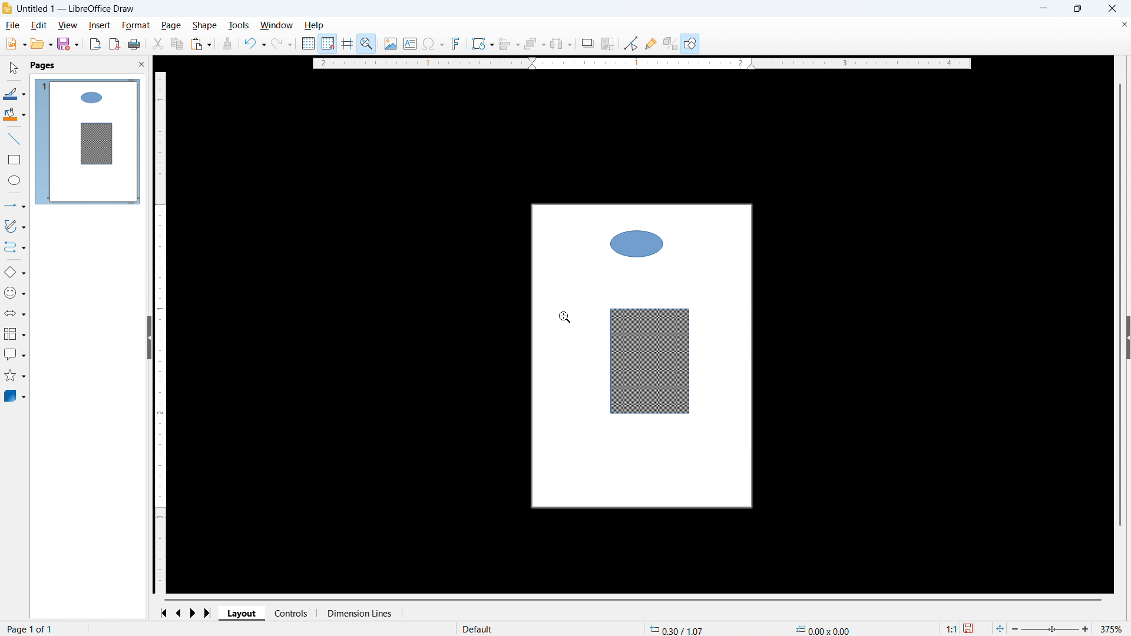 This screenshot has width=1131, height=636. I want to click on shape , so click(205, 26).